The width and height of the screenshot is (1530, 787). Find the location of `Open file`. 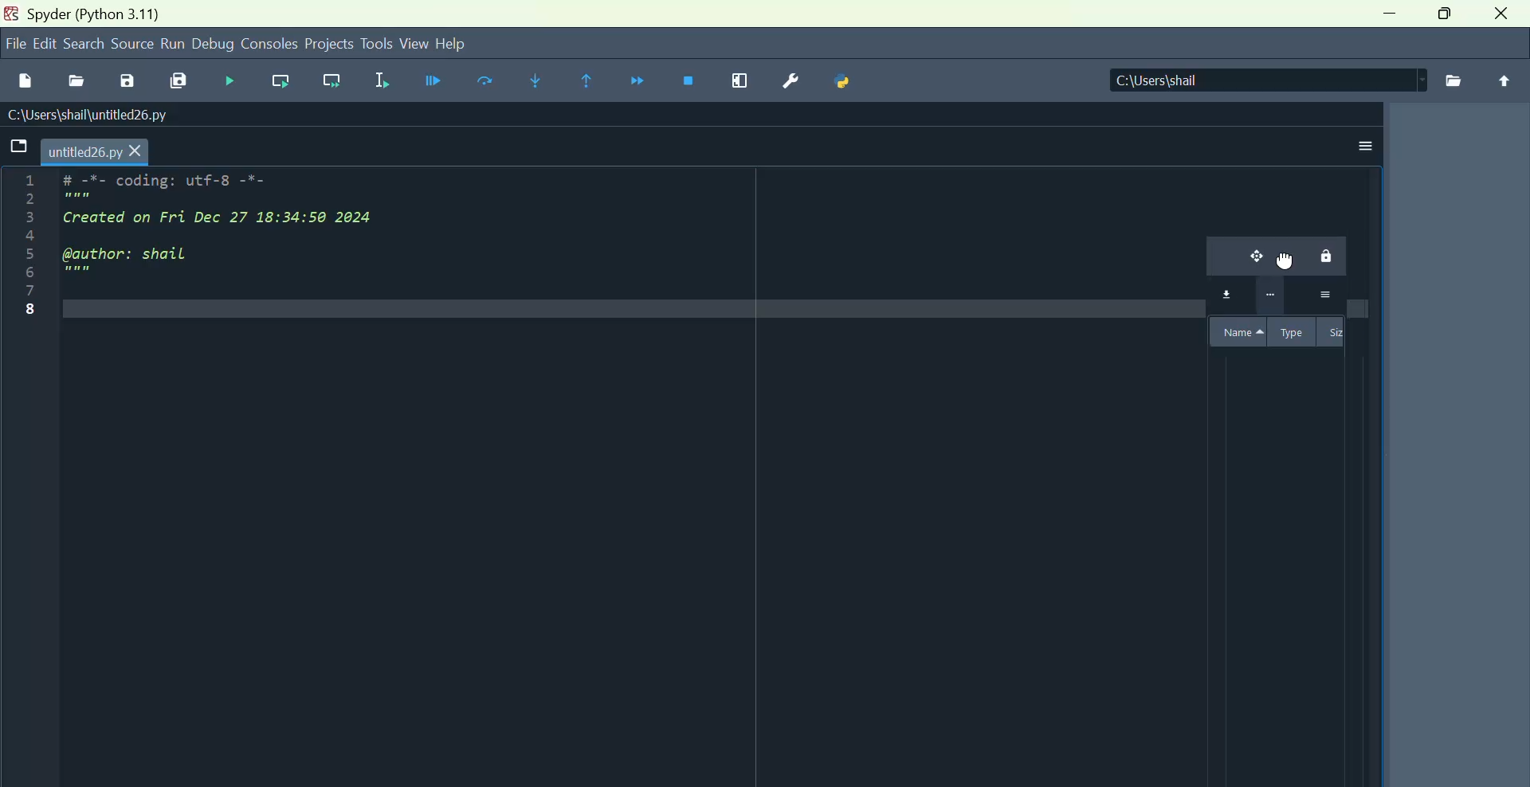

Open file is located at coordinates (74, 78).